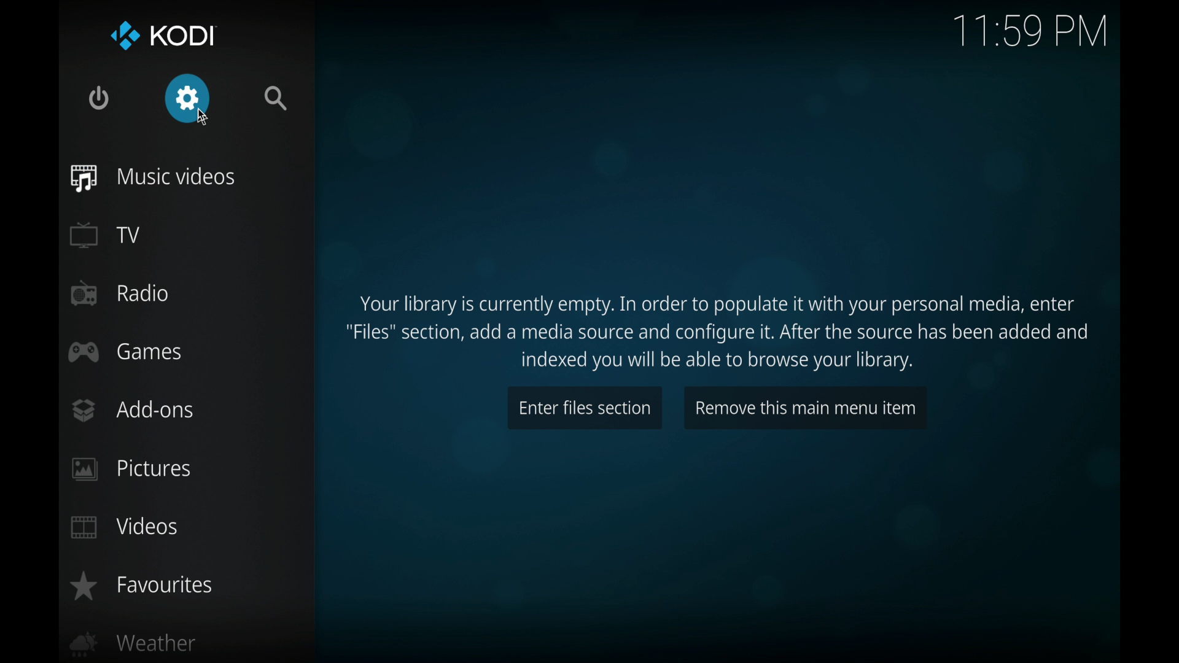 Image resolution: width=1179 pixels, height=663 pixels. I want to click on Your library is currently empty. In order to populate it with your personal media, enter
"Files" section, add a media source and configure it. After the source has been added and
indexed you will be able to browse your library., so click(715, 331).